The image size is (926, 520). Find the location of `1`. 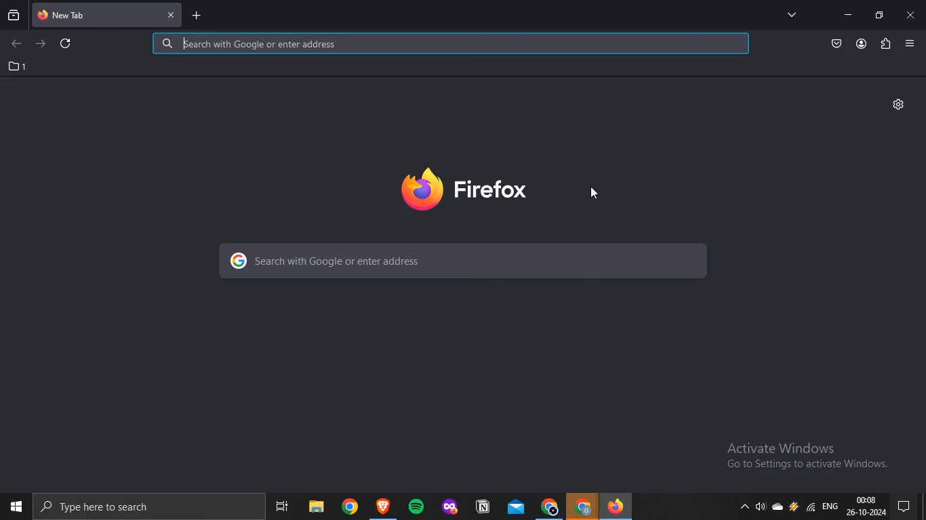

1 is located at coordinates (18, 66).